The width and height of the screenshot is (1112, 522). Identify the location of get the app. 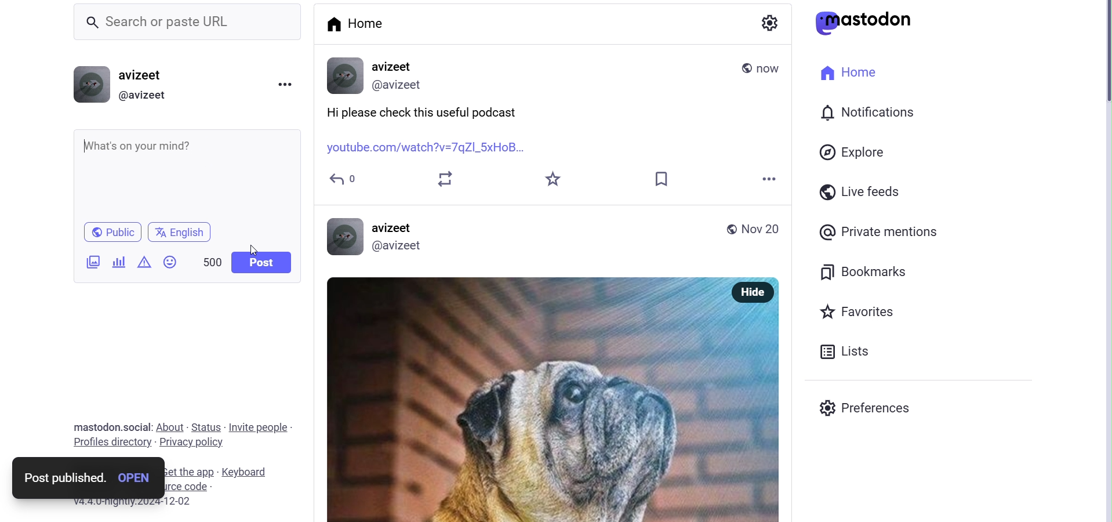
(191, 470).